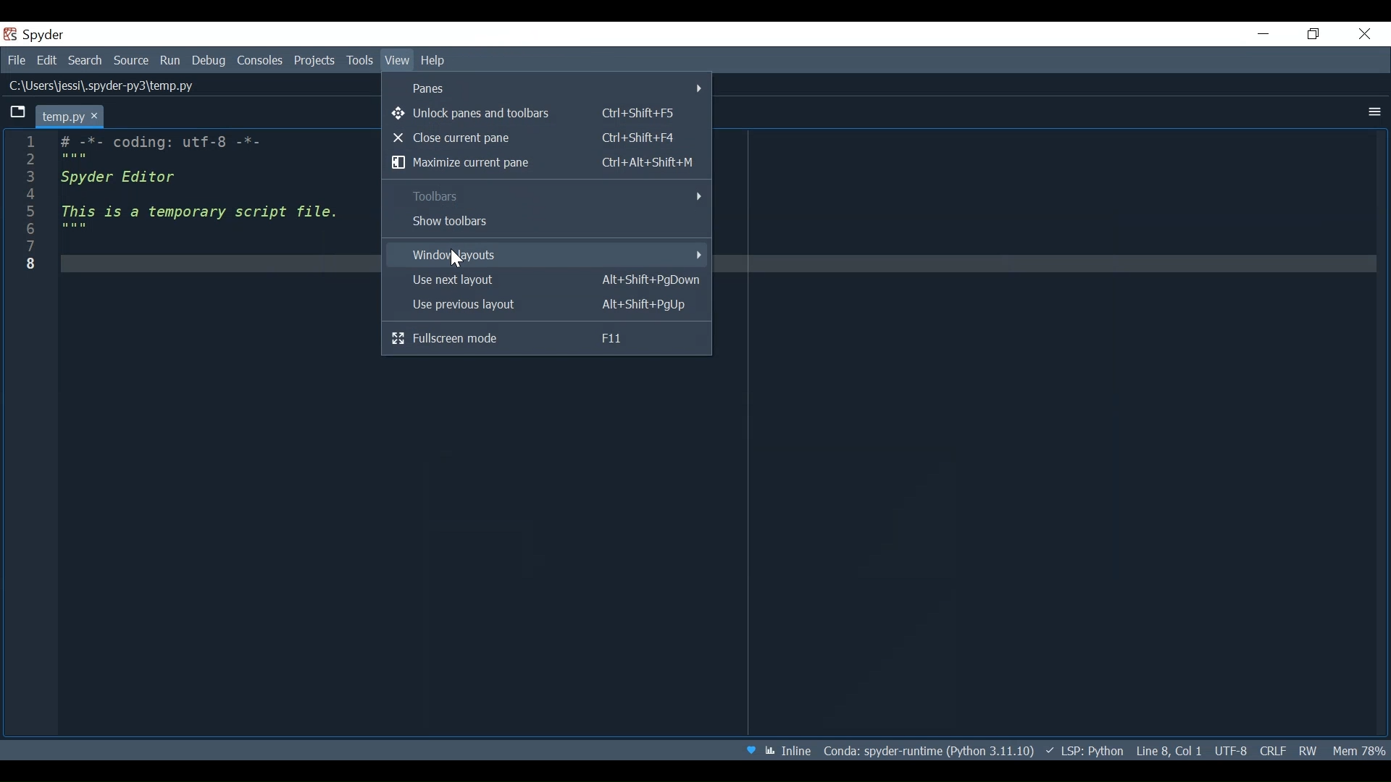 The height and width of the screenshot is (782, 1391). Describe the element at coordinates (436, 62) in the screenshot. I see `Help` at that location.